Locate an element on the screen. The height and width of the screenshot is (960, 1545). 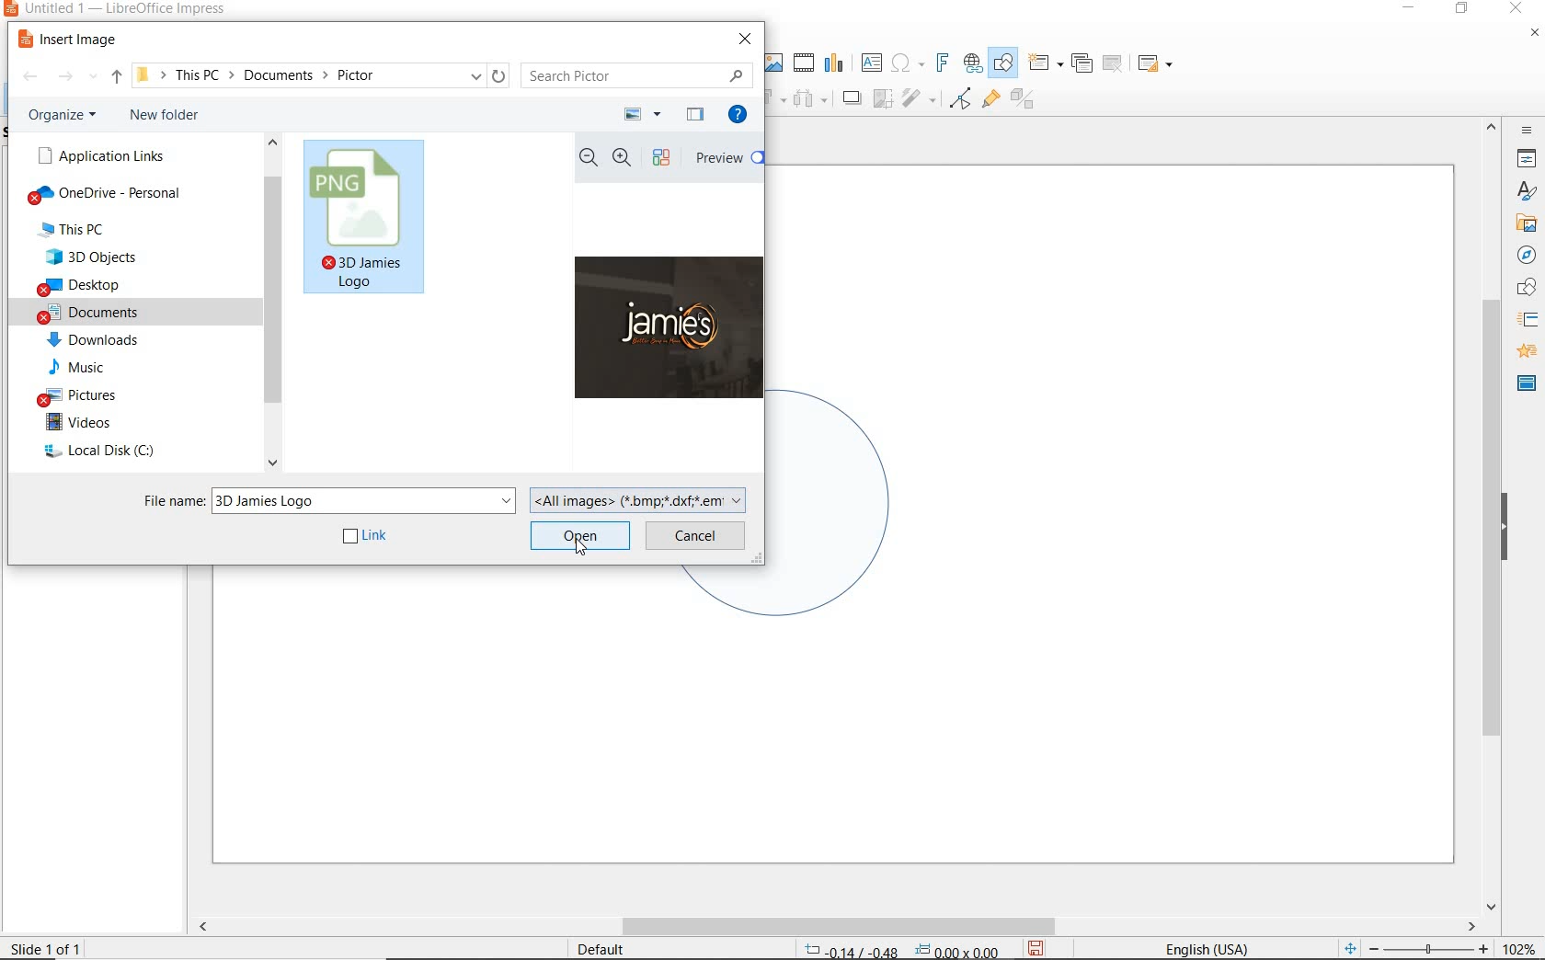
insert image is located at coordinates (72, 40).